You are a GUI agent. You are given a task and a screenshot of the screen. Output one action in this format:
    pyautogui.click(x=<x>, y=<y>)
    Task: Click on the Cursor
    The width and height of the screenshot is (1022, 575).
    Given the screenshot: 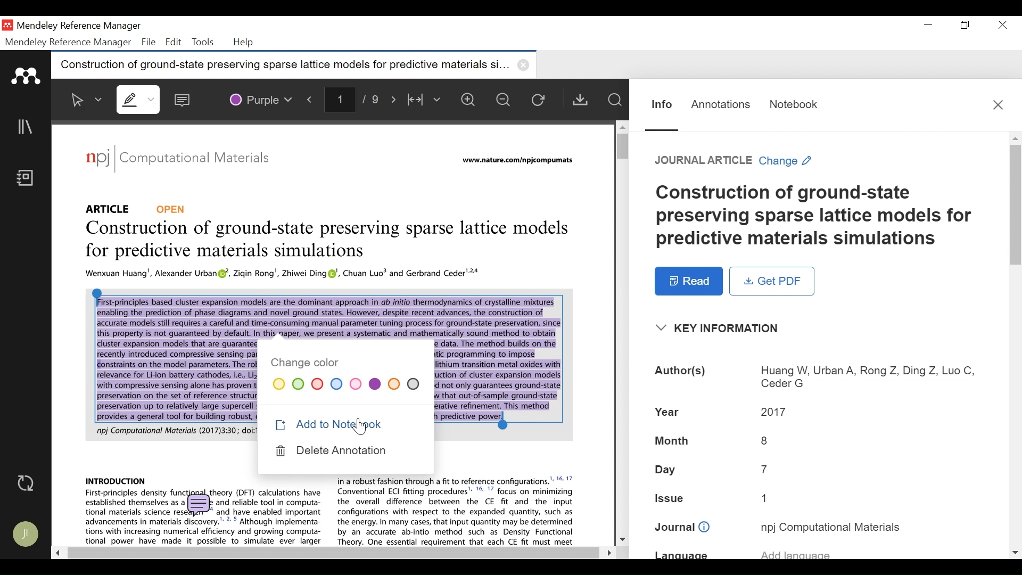 What is the action you would take?
    pyautogui.click(x=361, y=427)
    